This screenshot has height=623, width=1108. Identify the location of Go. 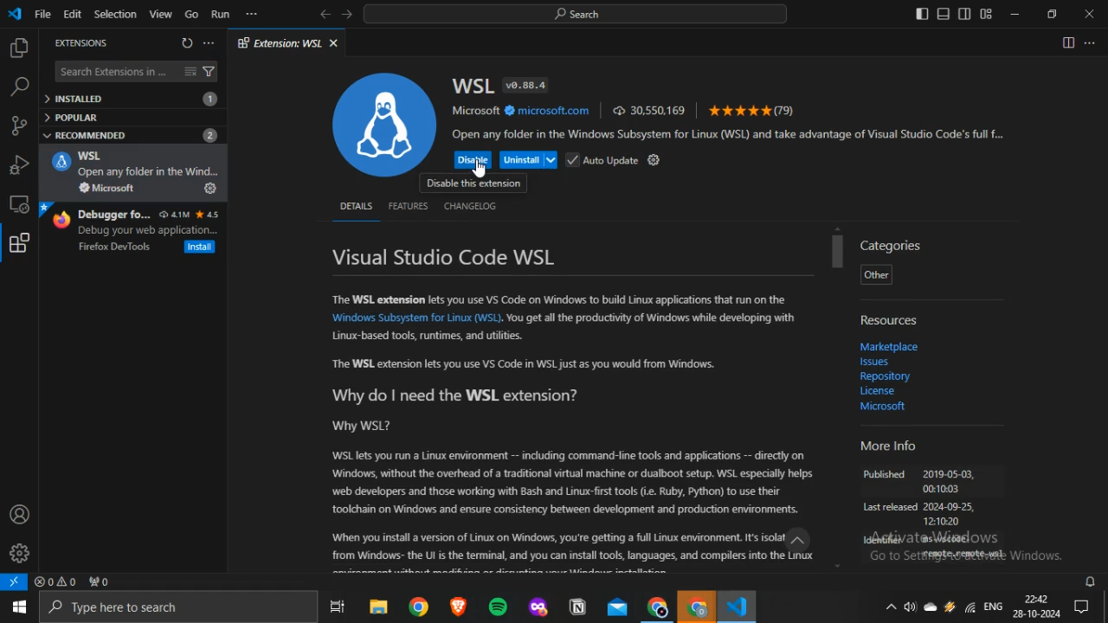
(191, 14).